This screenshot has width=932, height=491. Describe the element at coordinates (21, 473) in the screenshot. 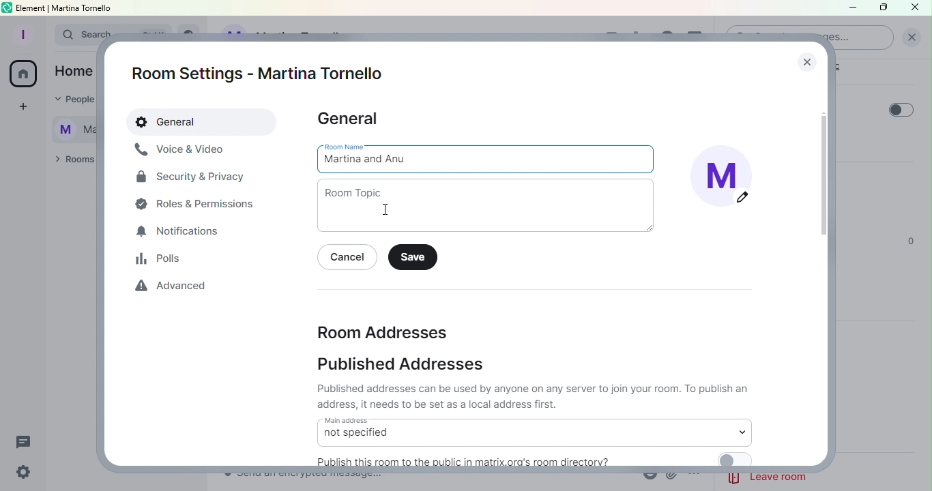

I see `Quick settings` at that location.